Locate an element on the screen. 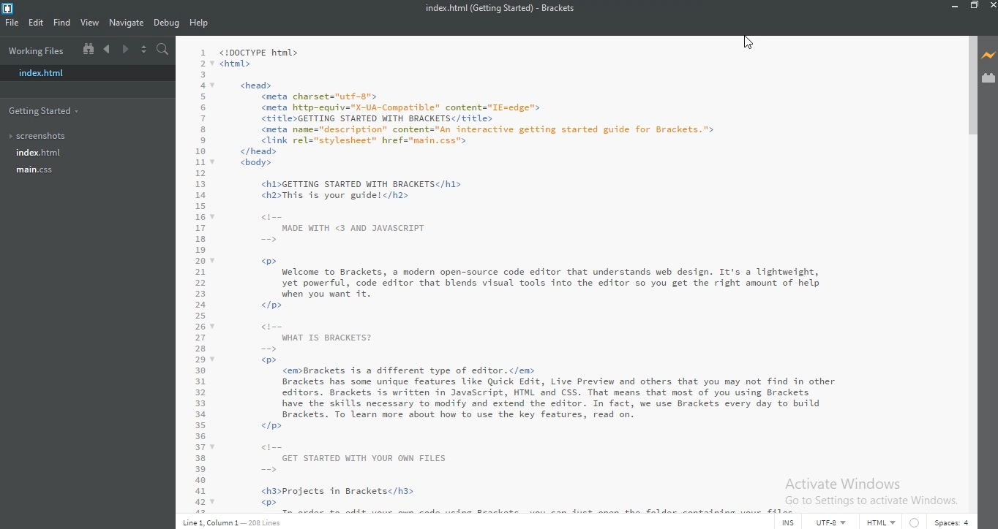  live preview is located at coordinates (988, 56).